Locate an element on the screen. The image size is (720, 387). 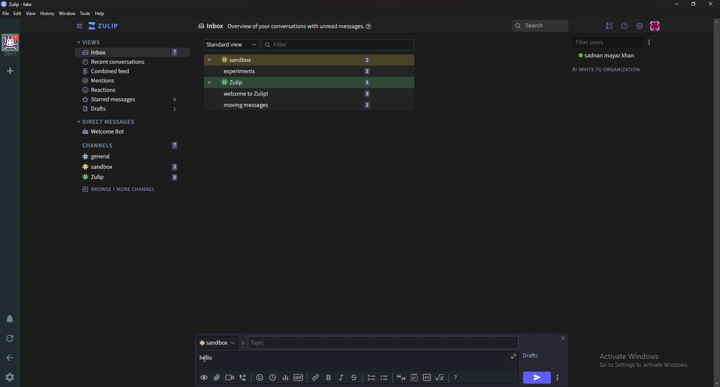
Moving messages is located at coordinates (297, 105).